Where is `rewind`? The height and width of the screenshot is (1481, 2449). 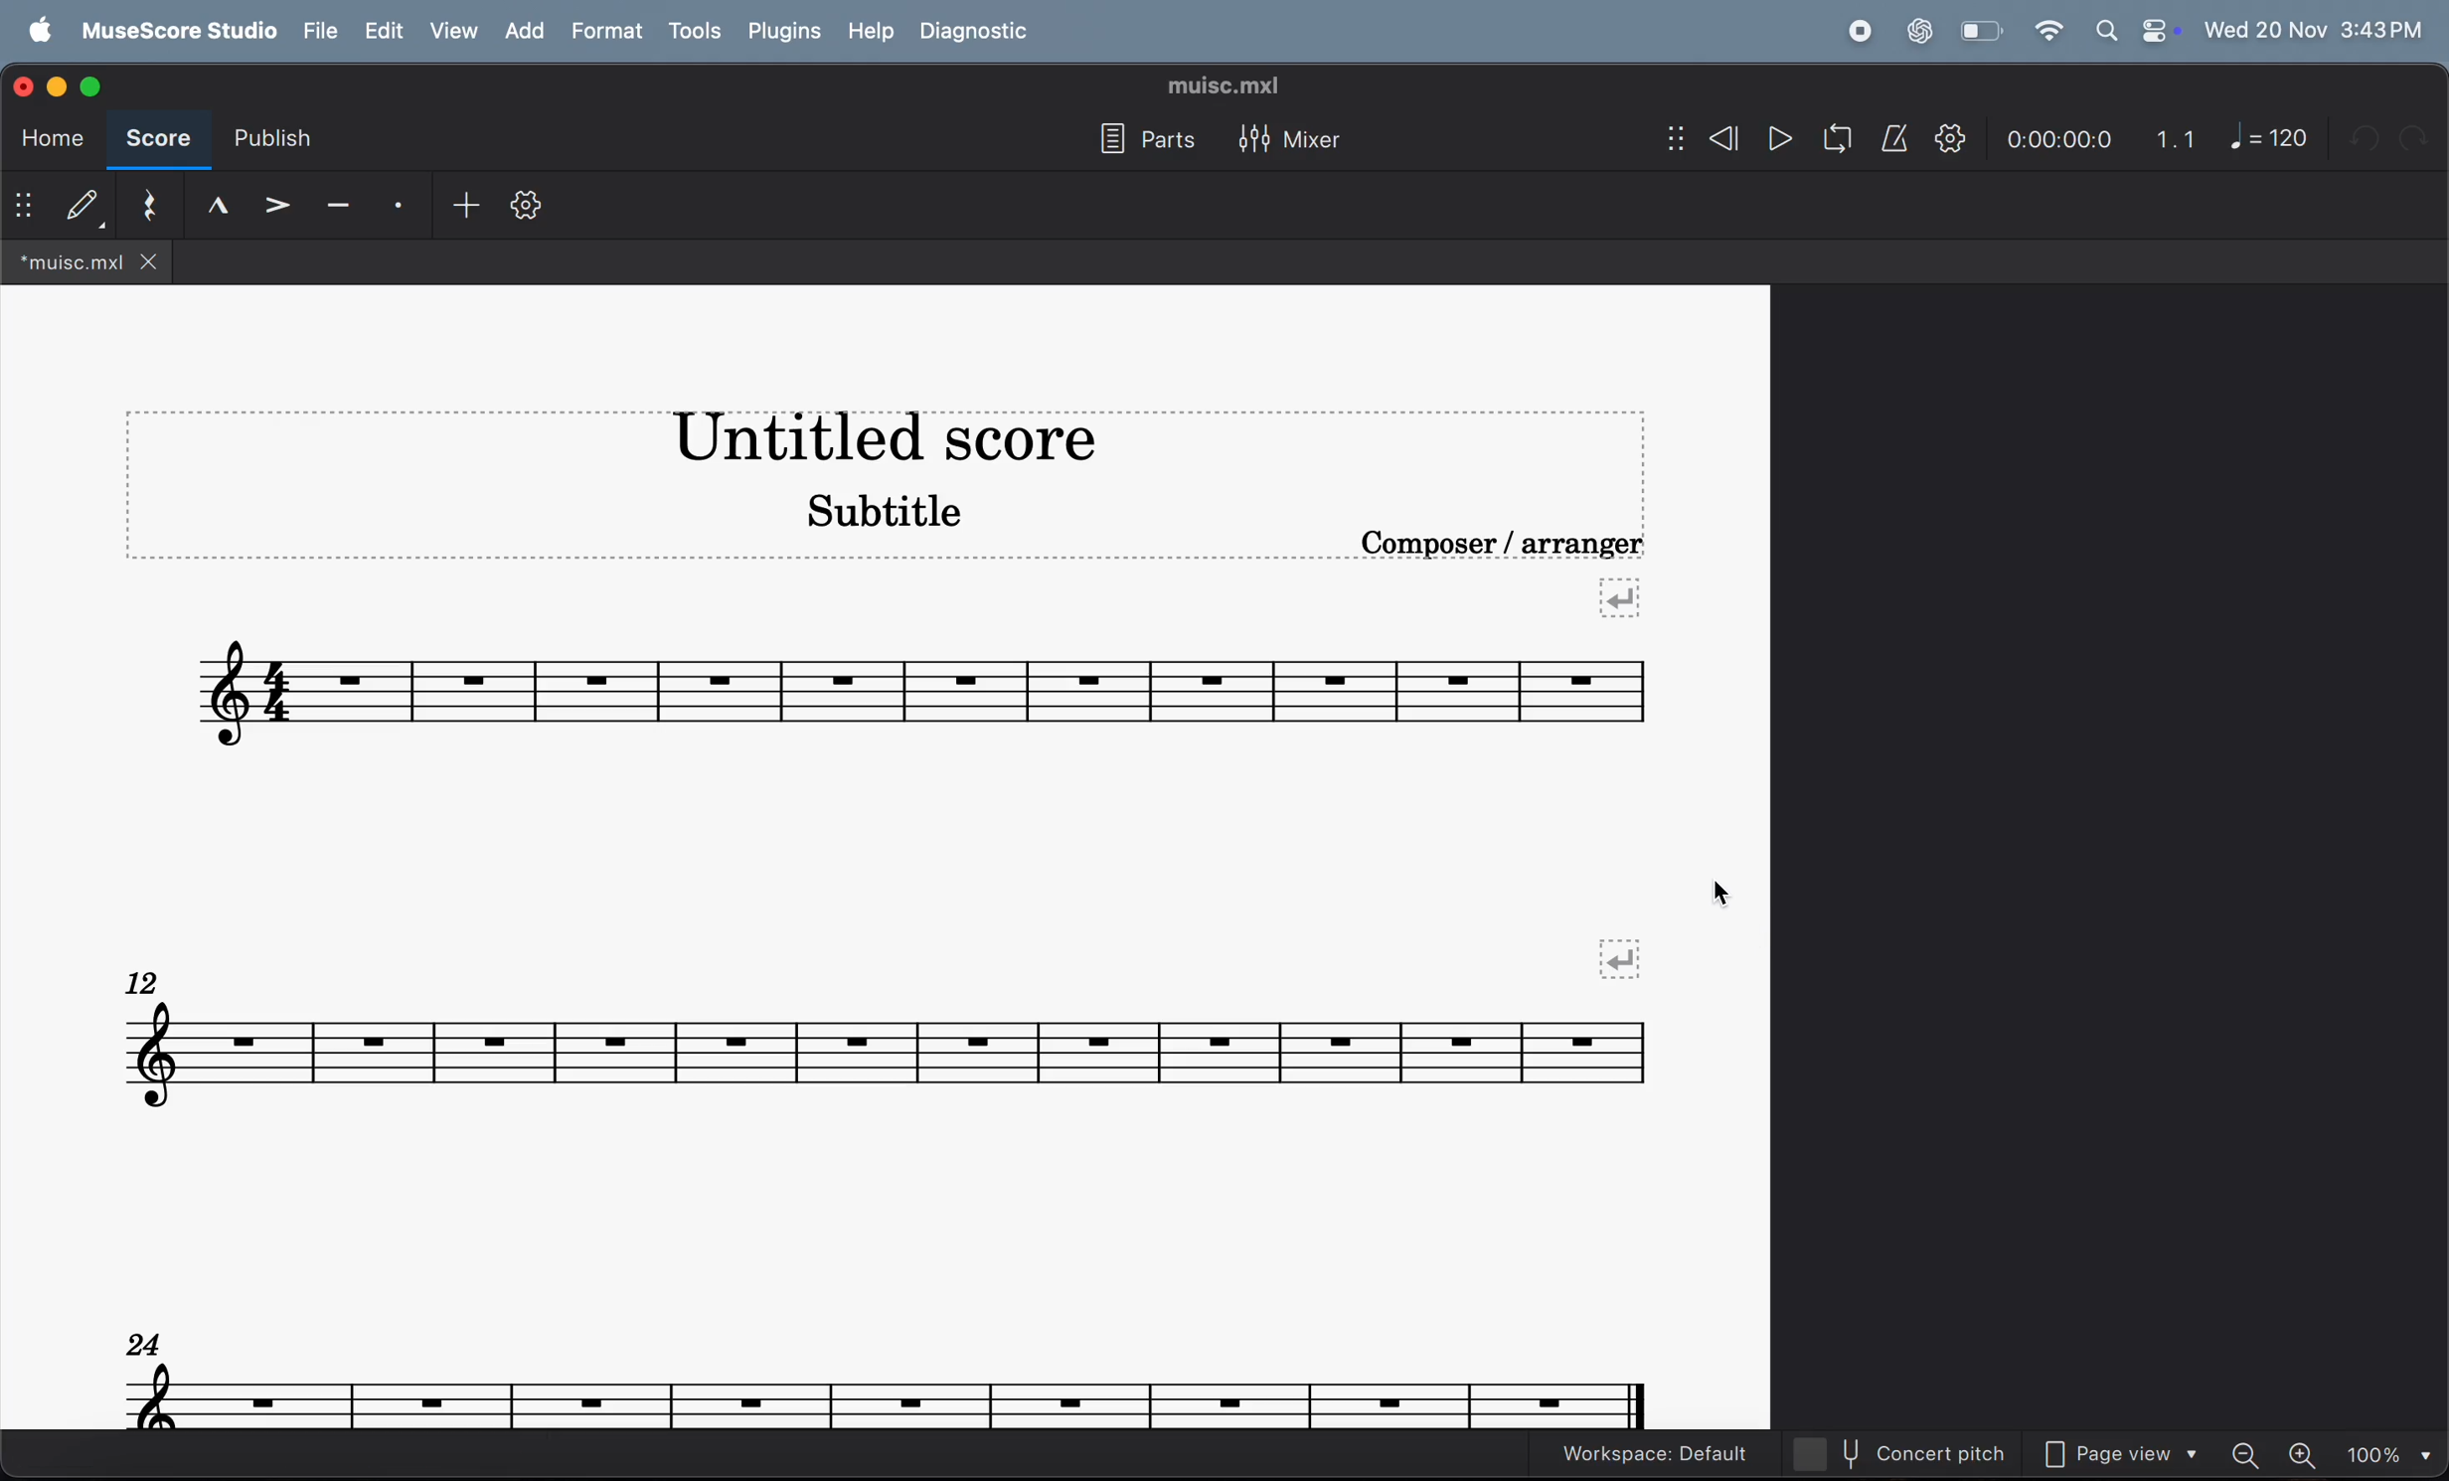
rewind is located at coordinates (1698, 136).